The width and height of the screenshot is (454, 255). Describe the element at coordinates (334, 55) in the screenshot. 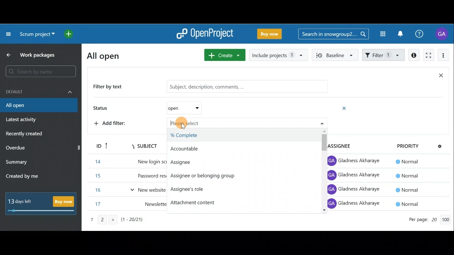

I see `Baseline` at that location.